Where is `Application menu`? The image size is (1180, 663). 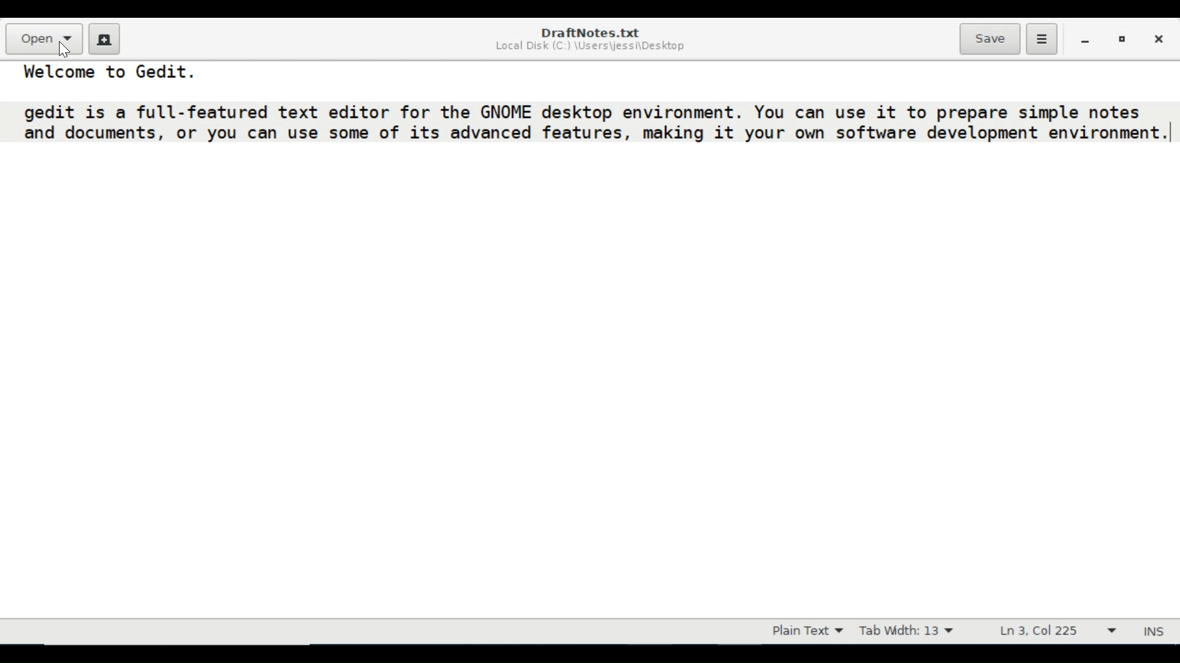
Application menu is located at coordinates (1041, 39).